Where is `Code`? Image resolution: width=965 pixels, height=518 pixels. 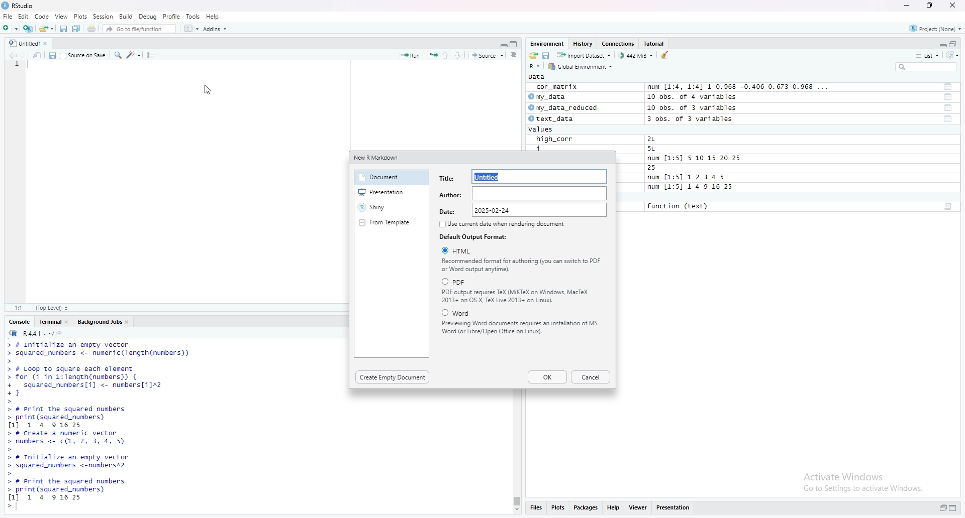
Code is located at coordinates (41, 17).